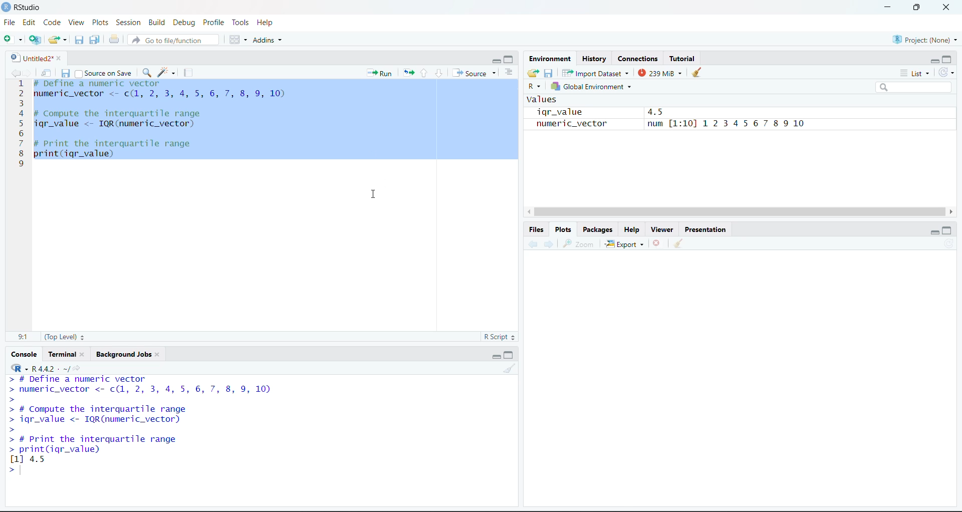  Describe the element at coordinates (124, 354) in the screenshot. I see `Background Jobs` at that location.